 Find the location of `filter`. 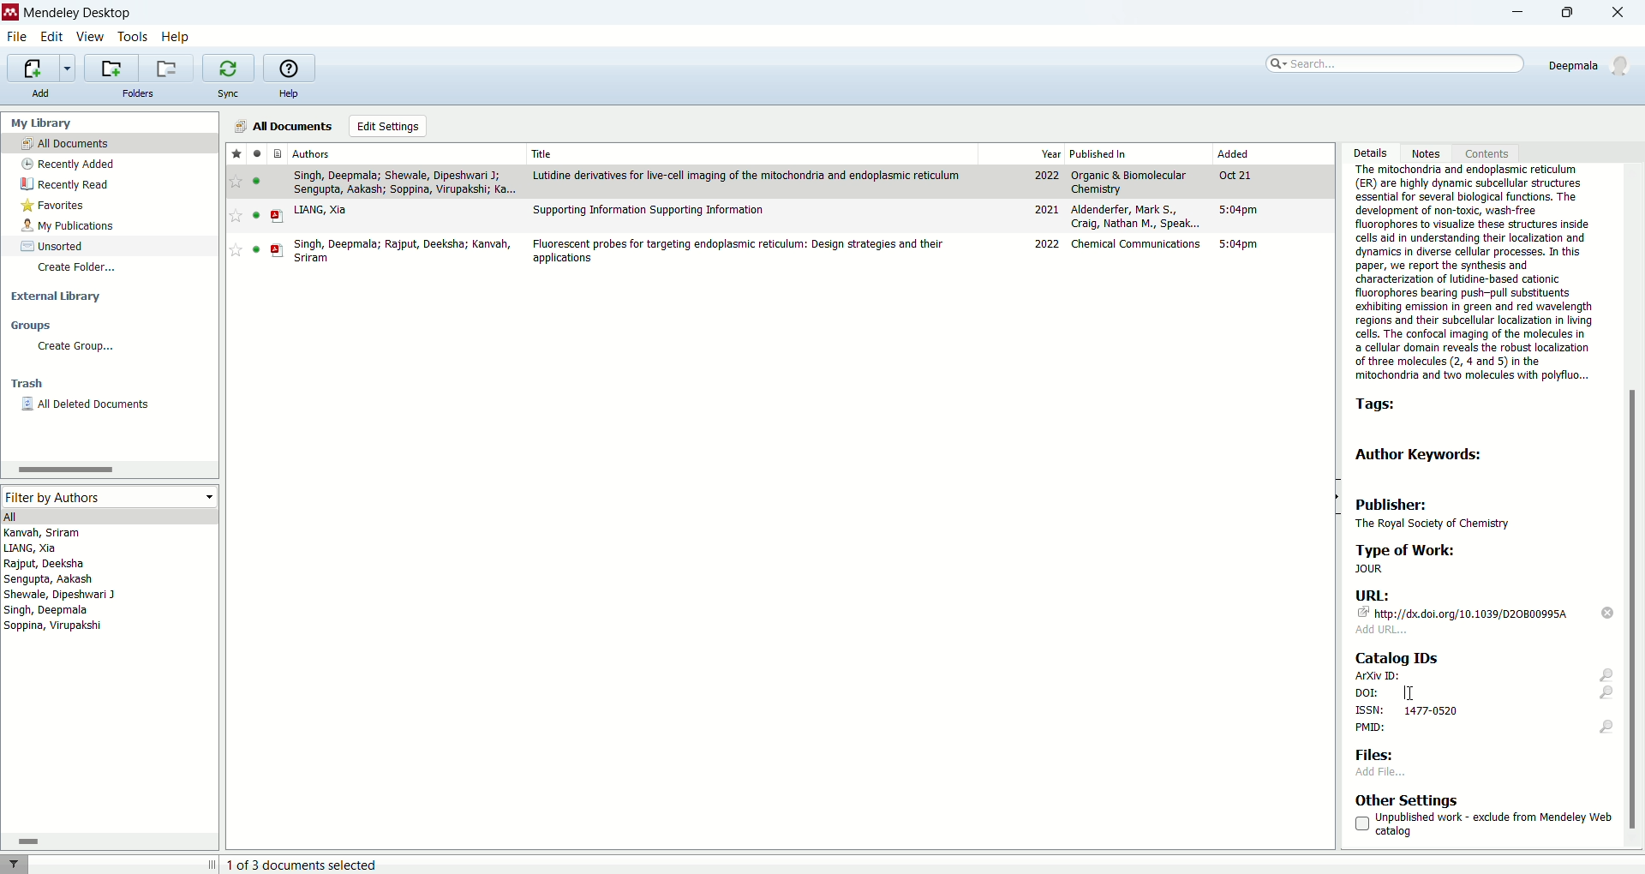

filter is located at coordinates (14, 864).